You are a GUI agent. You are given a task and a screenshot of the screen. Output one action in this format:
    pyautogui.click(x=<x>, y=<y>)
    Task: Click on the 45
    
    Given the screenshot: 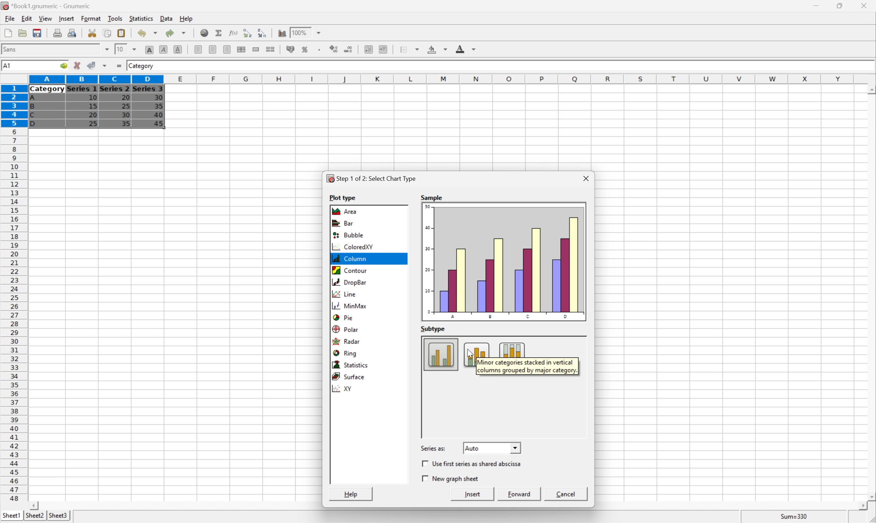 What is the action you would take?
    pyautogui.click(x=164, y=124)
    